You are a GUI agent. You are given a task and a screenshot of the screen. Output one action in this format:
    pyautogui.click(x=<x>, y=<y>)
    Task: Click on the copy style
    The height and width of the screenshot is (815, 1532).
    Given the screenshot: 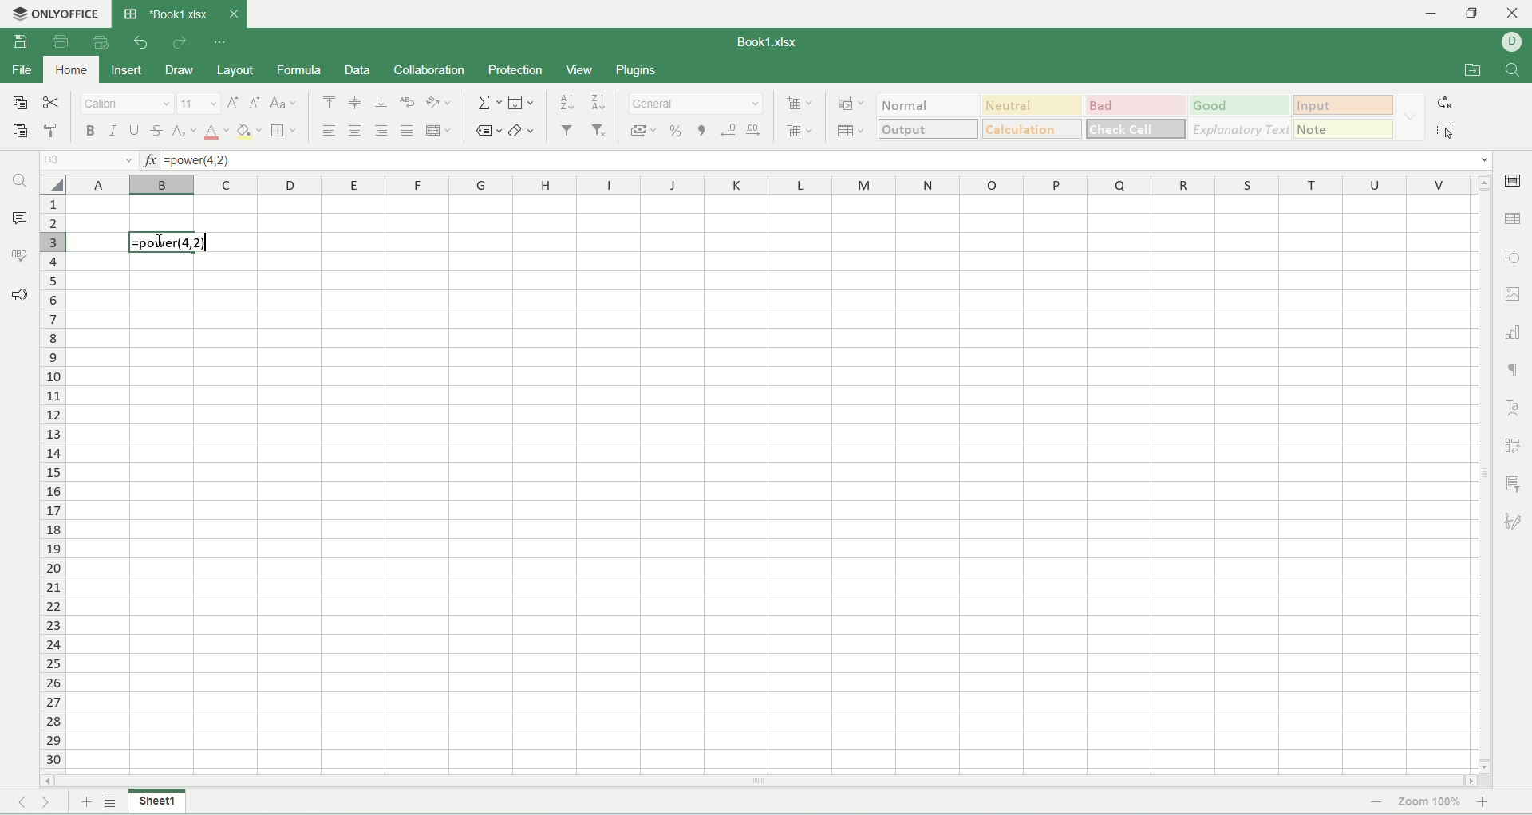 What is the action you would take?
    pyautogui.click(x=54, y=132)
    